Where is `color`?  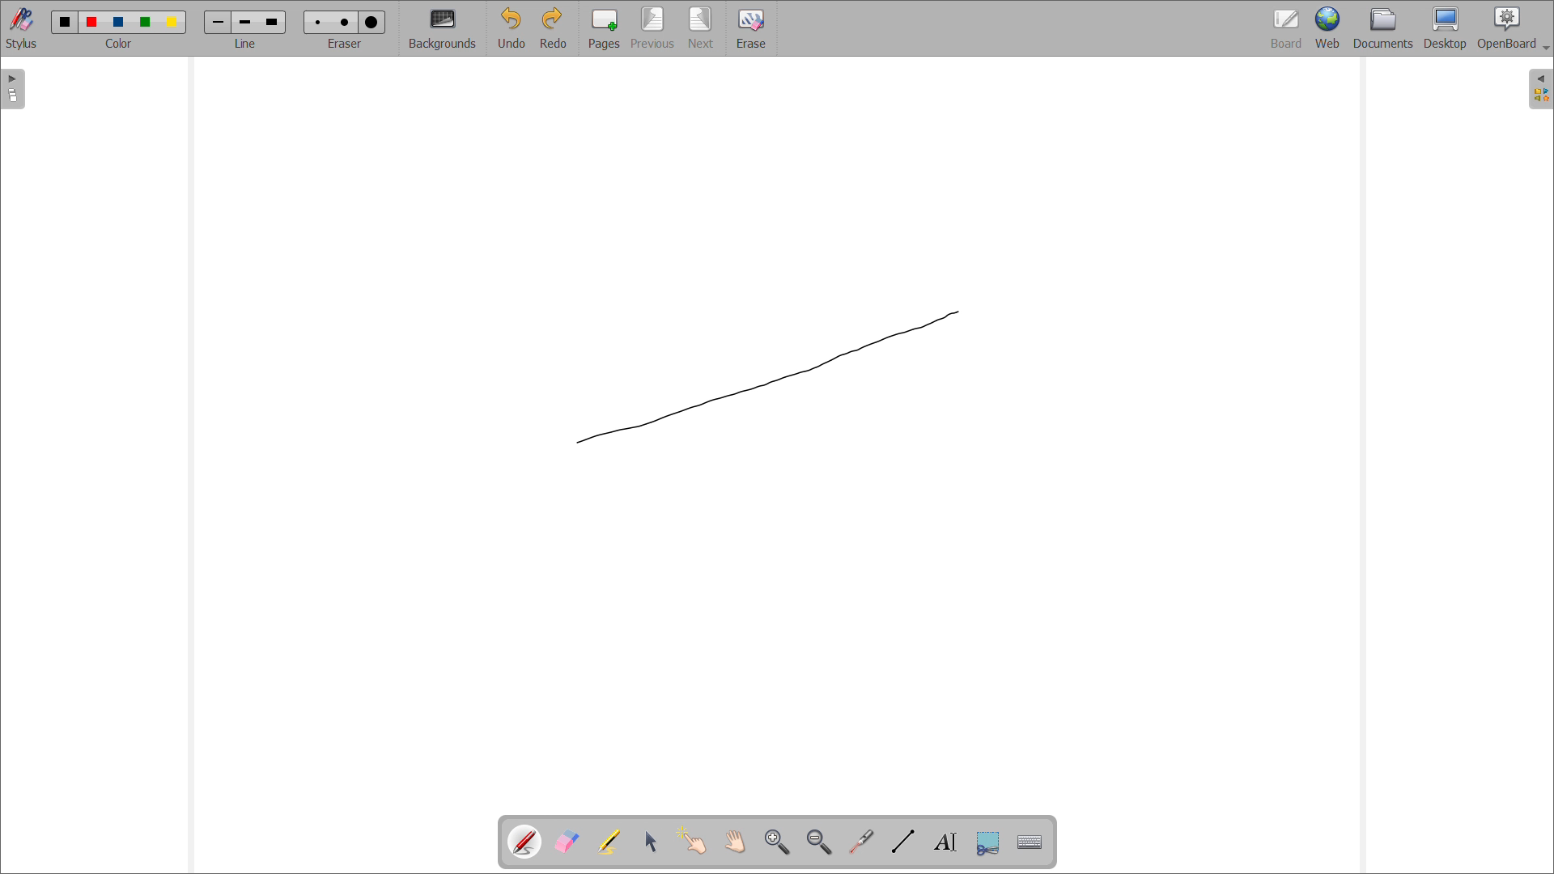
color is located at coordinates (147, 23).